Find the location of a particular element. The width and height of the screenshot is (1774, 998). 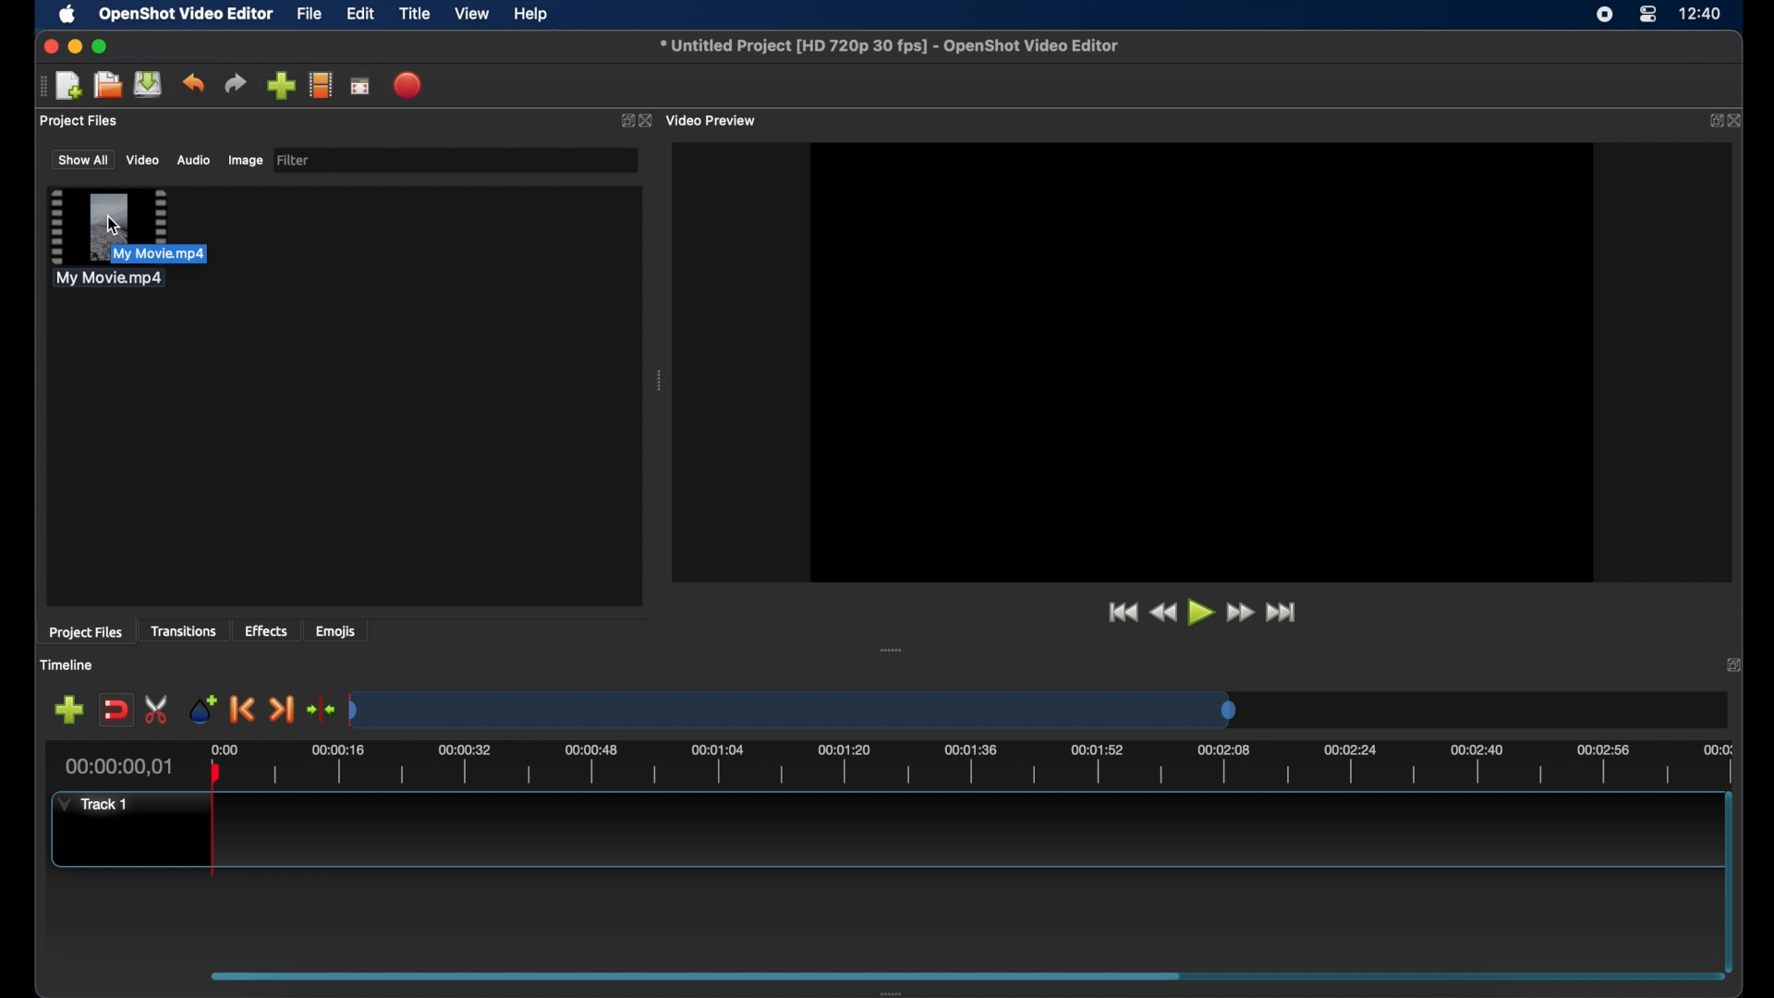

emojis is located at coordinates (337, 632).